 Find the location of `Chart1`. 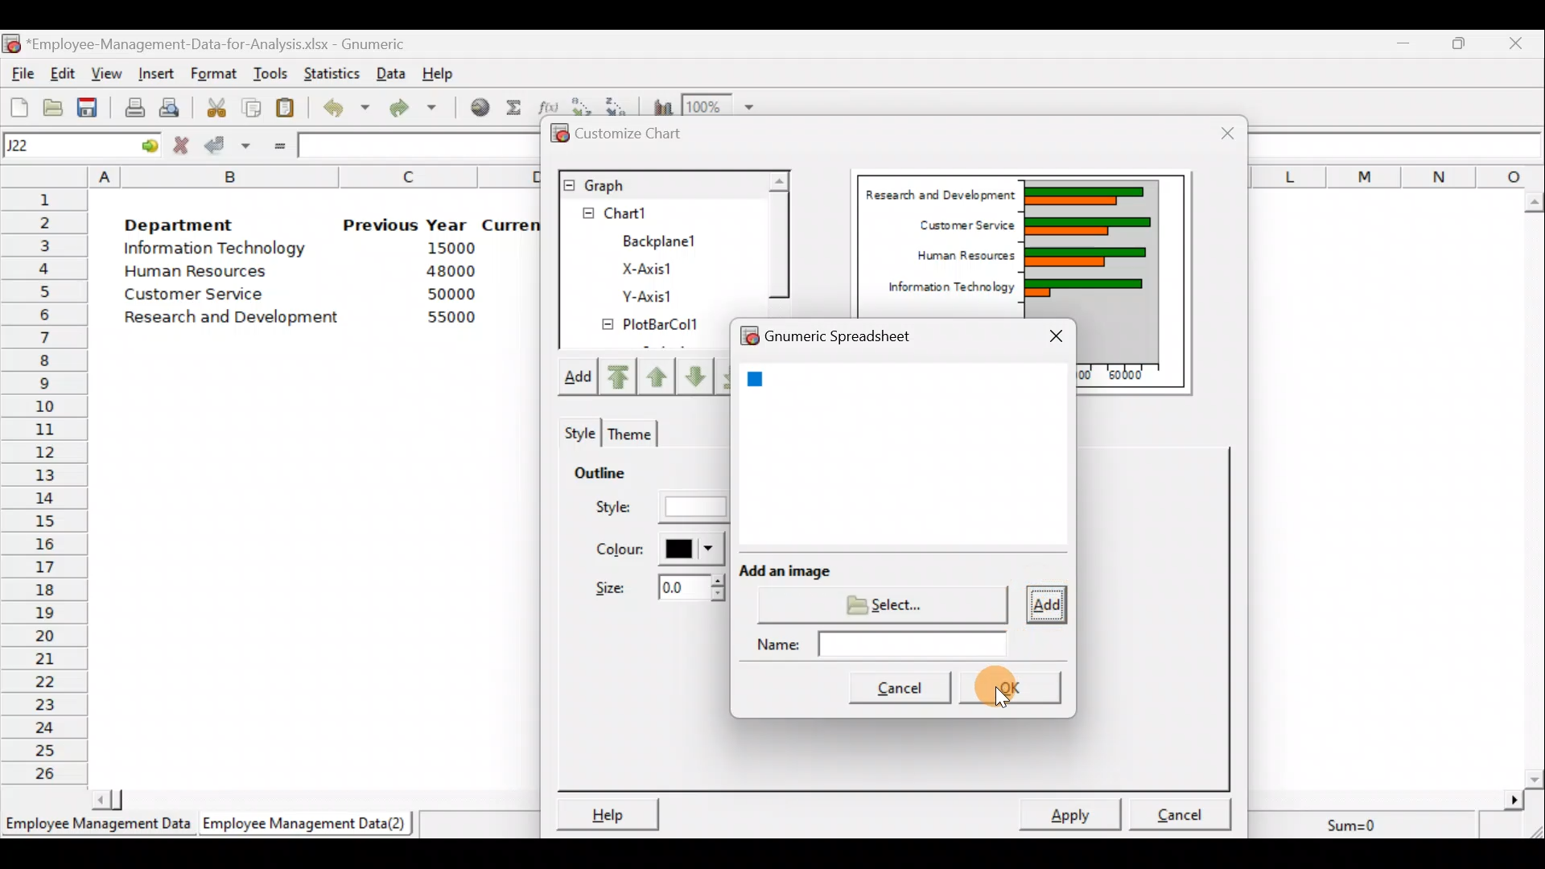

Chart1 is located at coordinates (641, 213).